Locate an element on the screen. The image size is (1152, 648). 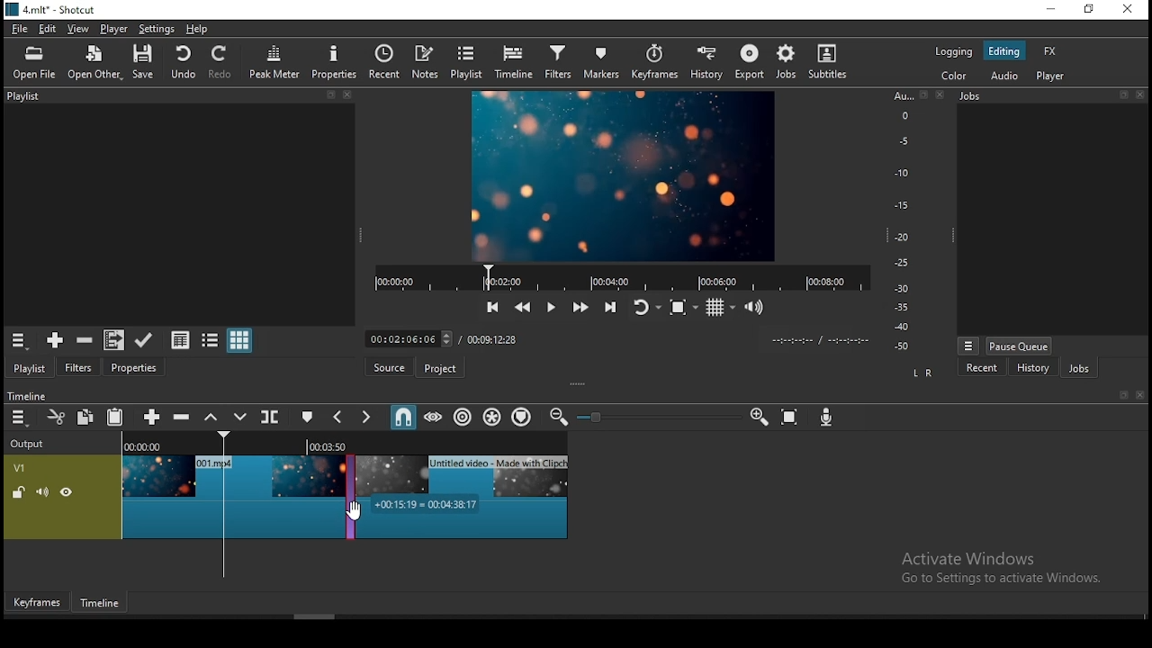
view as list is located at coordinates (211, 339).